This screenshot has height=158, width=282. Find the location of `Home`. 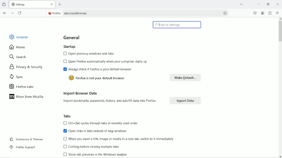

Home is located at coordinates (20, 47).